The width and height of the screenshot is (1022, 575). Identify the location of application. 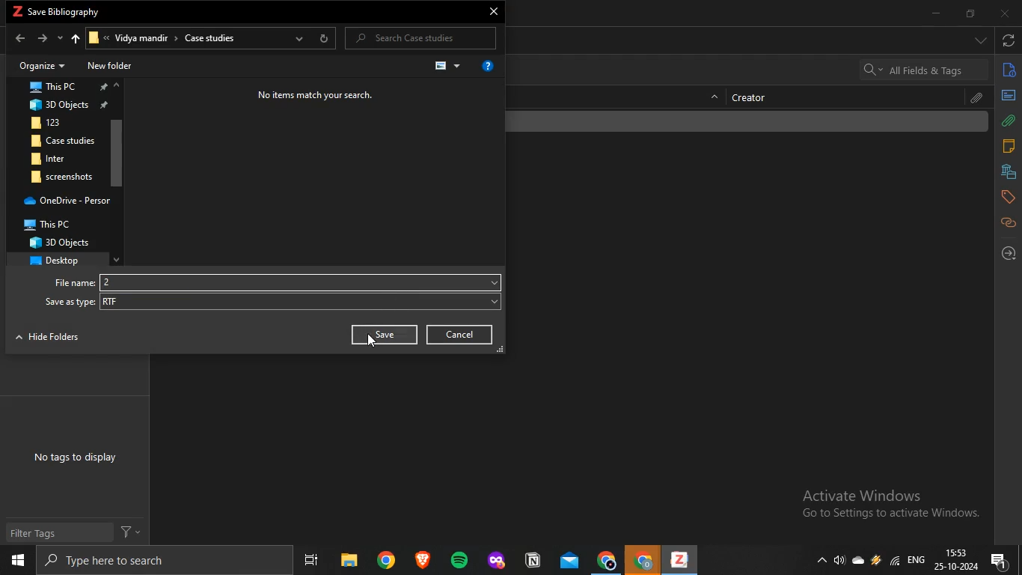
(535, 561).